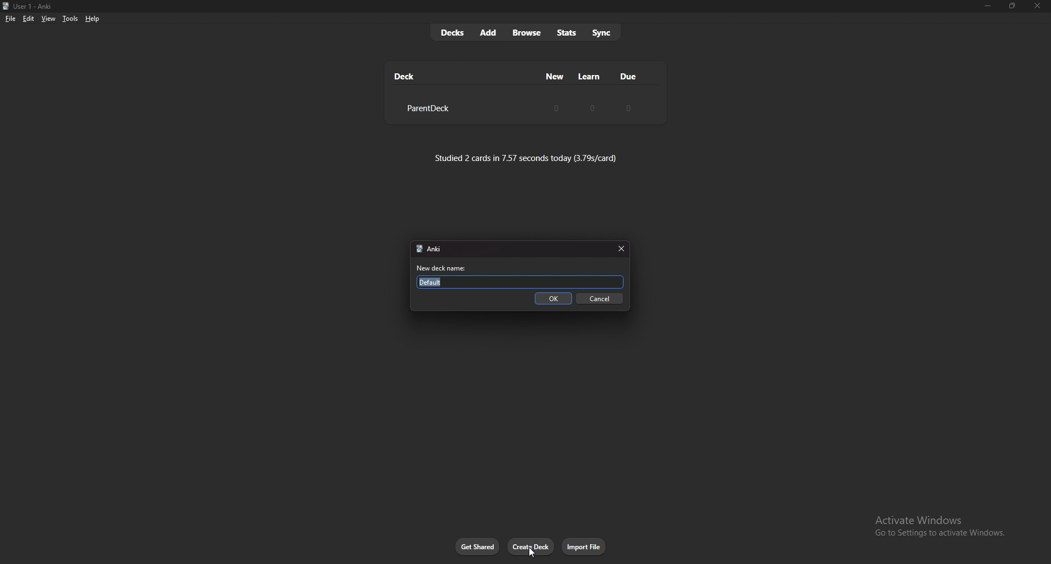 The image size is (1051, 564). What do you see at coordinates (426, 108) in the screenshot?
I see `ParentDeck` at bounding box center [426, 108].